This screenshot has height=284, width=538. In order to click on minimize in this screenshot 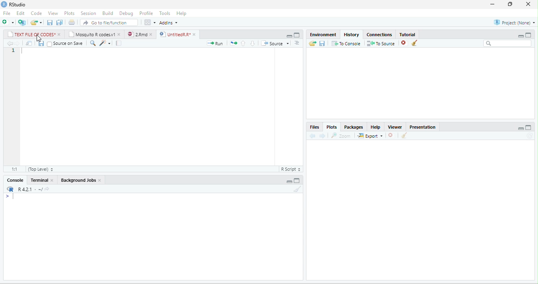, I will do `click(492, 5)`.